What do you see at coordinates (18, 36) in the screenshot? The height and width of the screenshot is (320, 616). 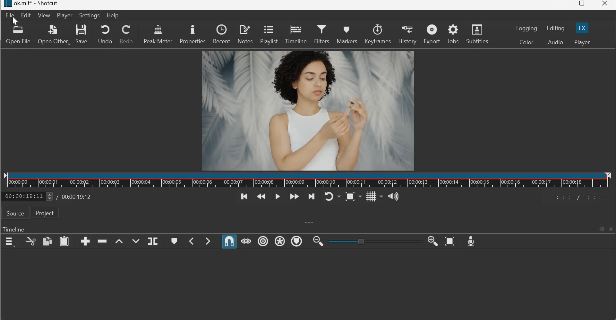 I see `Open File` at bounding box center [18, 36].